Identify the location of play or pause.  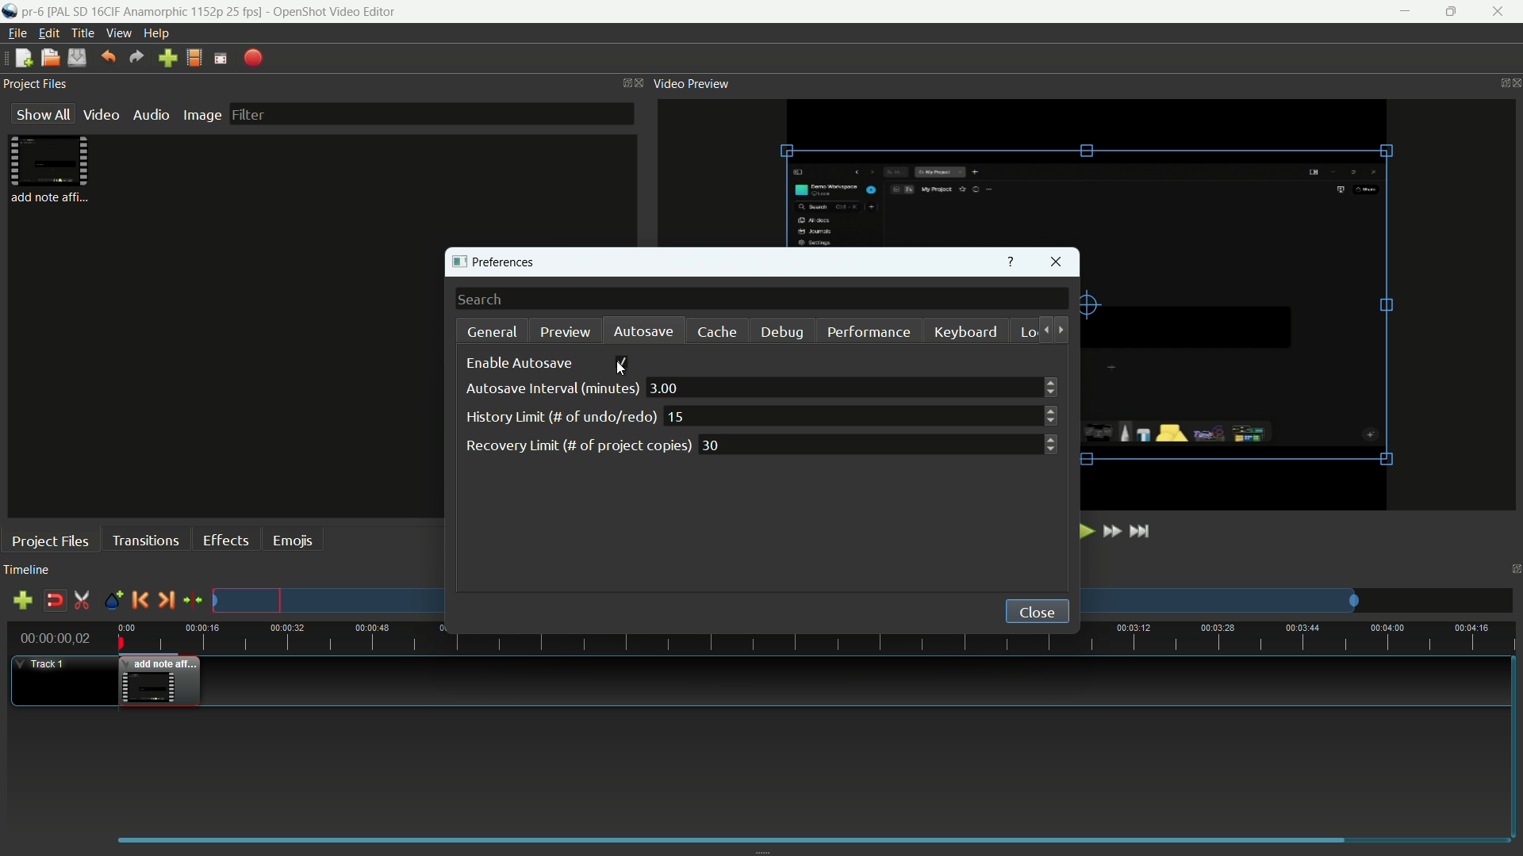
(1084, 531).